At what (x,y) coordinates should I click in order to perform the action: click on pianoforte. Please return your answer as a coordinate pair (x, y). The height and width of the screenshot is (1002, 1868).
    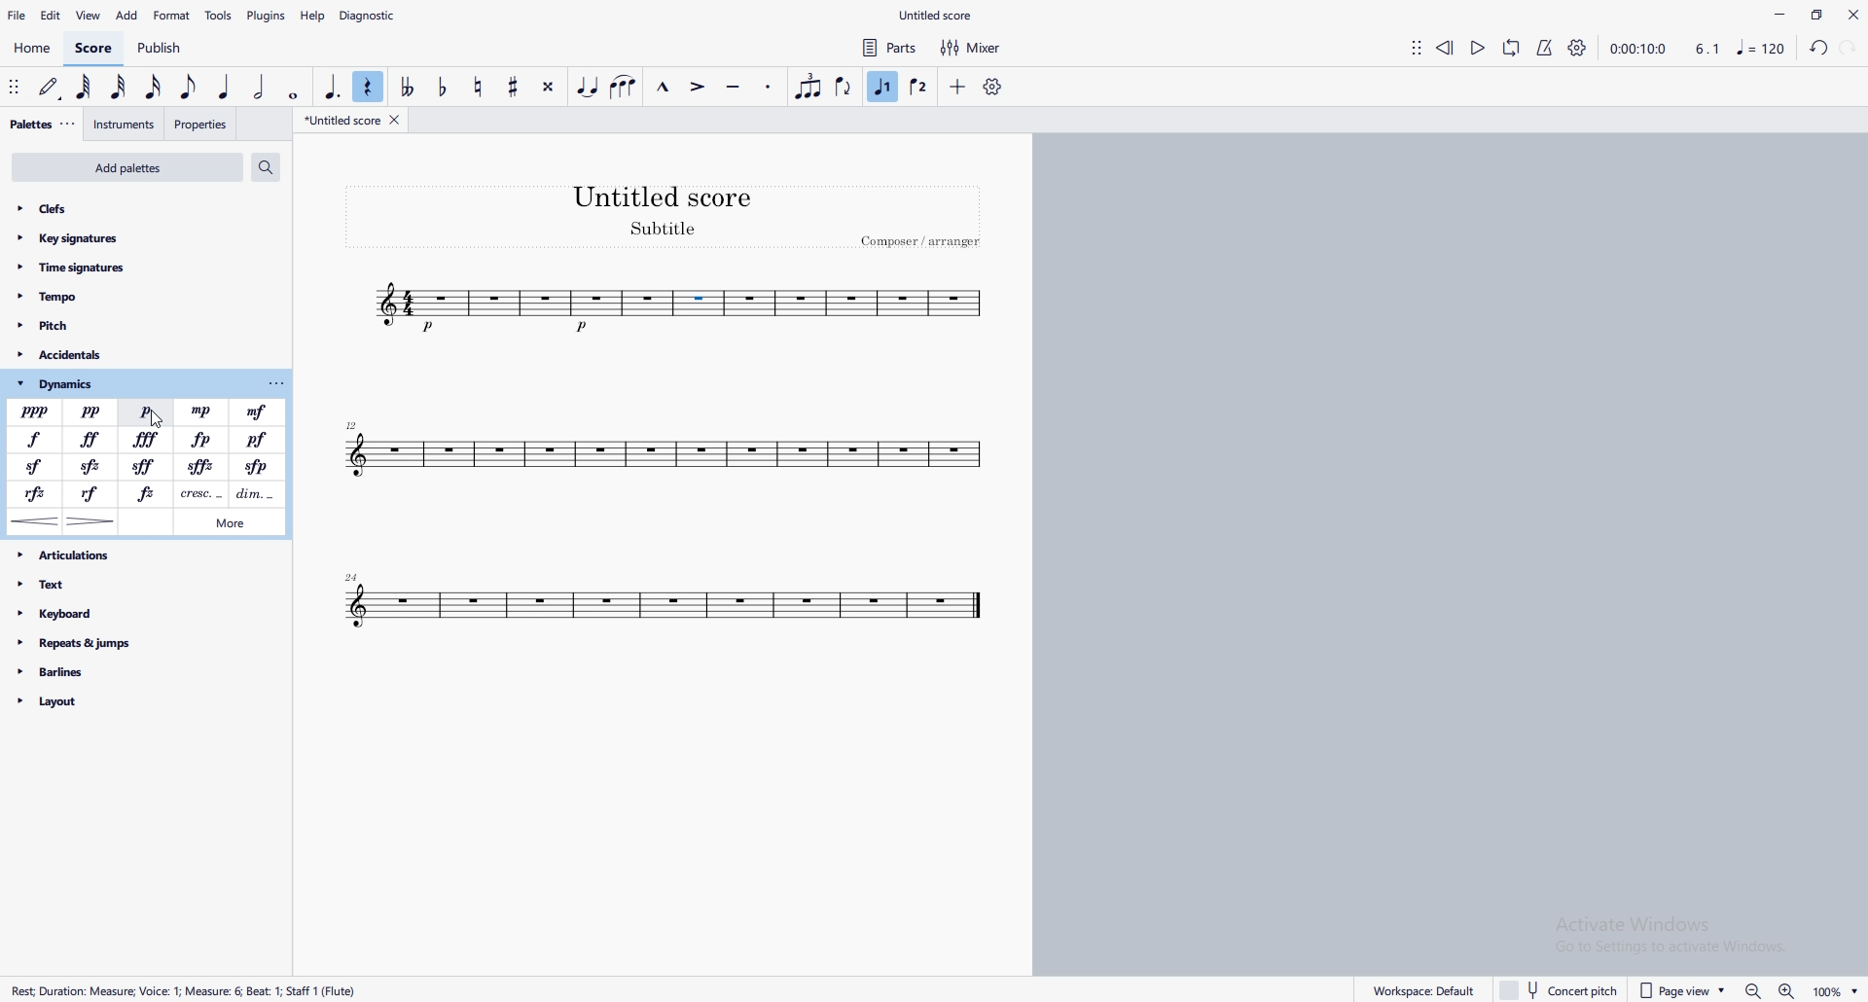
    Looking at the image, I should click on (259, 438).